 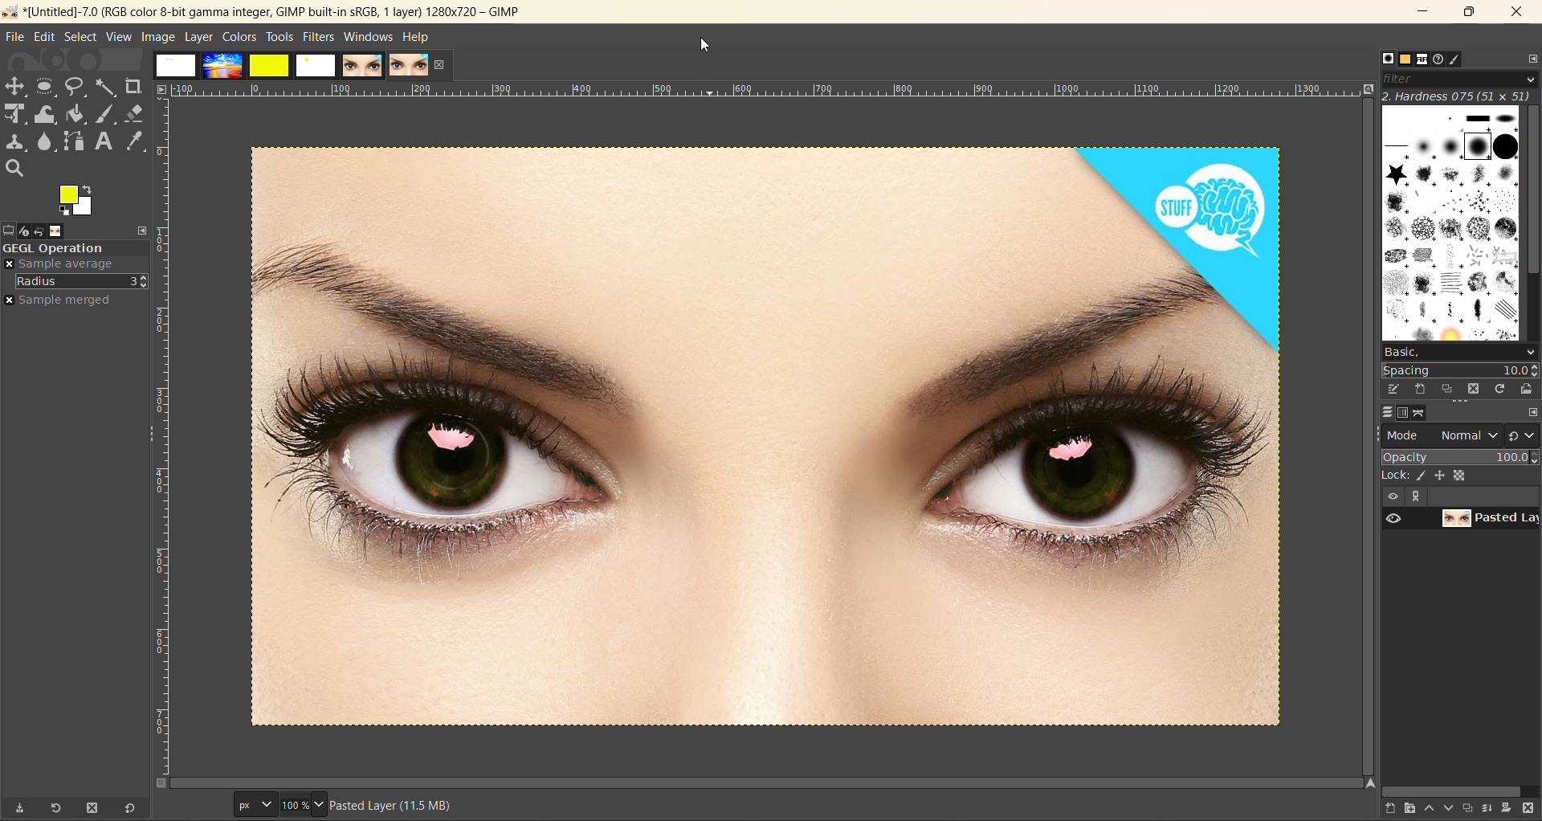 What do you see at coordinates (1393, 476) in the screenshot?
I see `lock :` at bounding box center [1393, 476].